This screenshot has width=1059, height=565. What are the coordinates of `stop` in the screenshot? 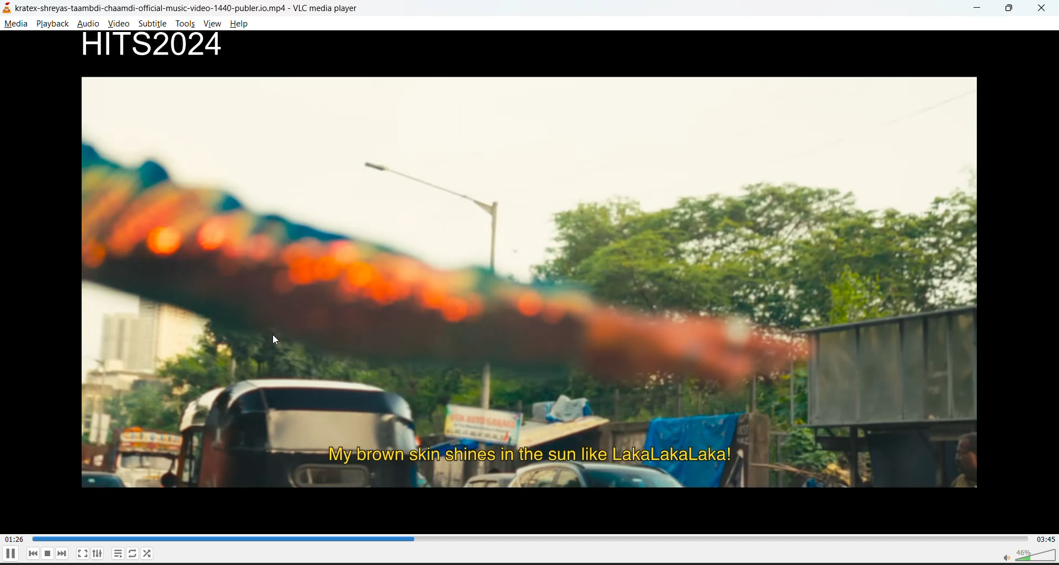 It's located at (50, 553).